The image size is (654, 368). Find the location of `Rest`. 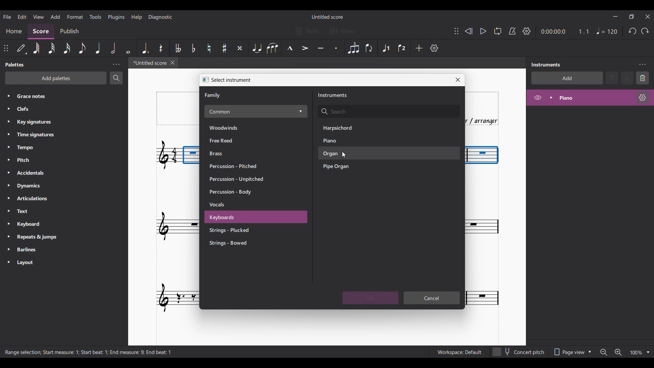

Rest is located at coordinates (161, 48).